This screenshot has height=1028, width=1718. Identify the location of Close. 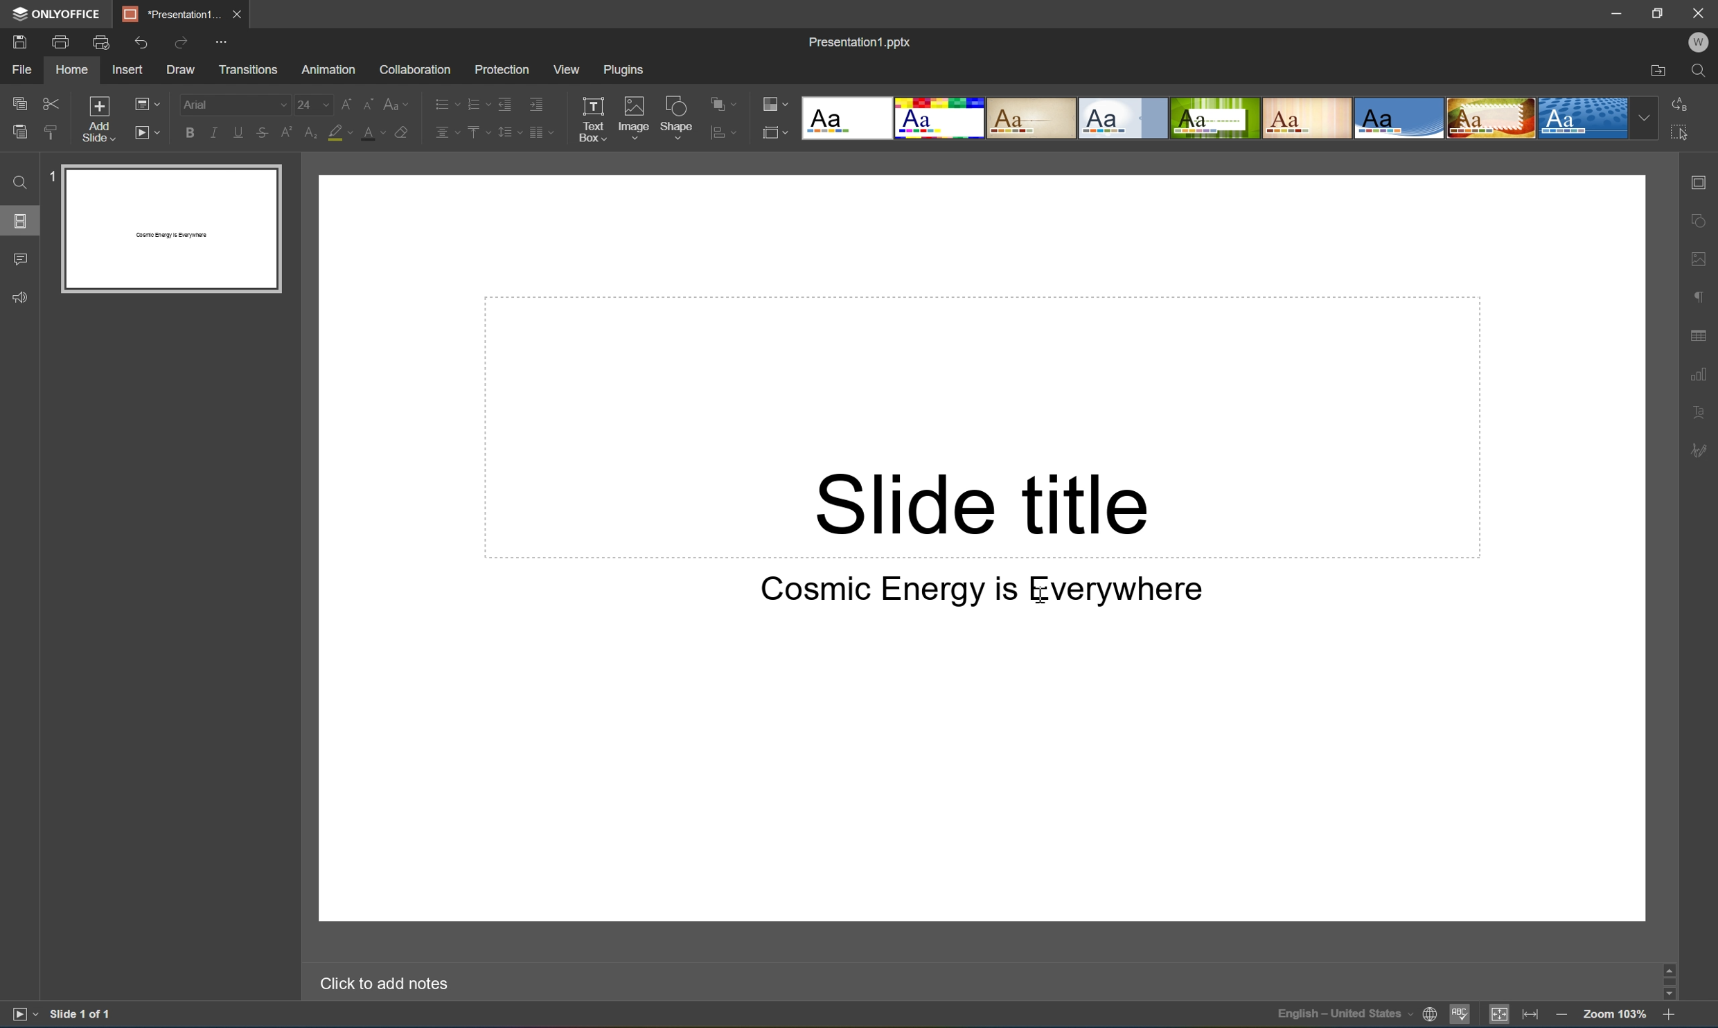
(1700, 14).